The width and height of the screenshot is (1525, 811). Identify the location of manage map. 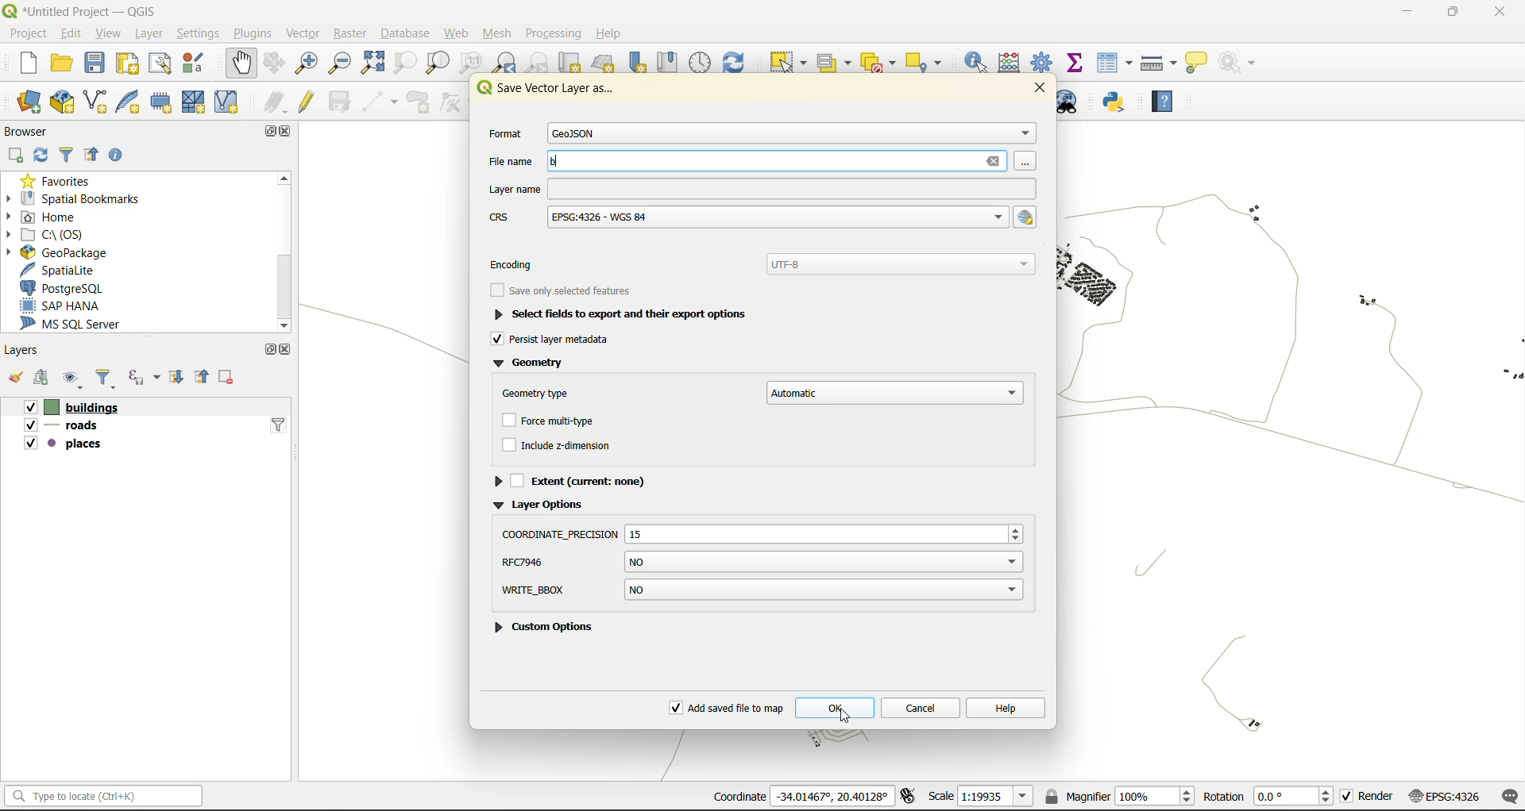
(70, 379).